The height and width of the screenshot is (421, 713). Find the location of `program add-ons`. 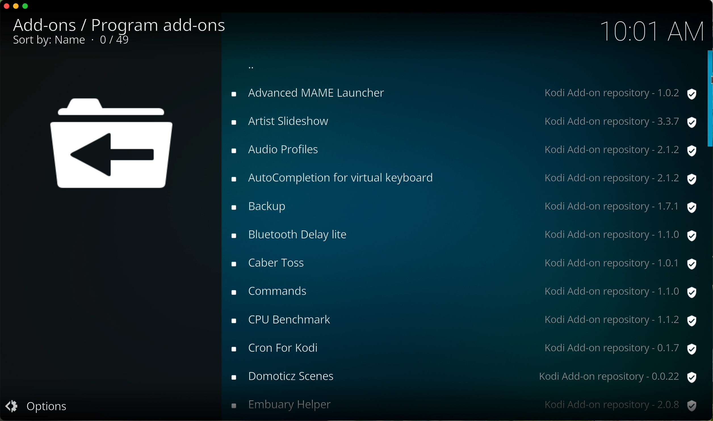

program add-ons is located at coordinates (160, 23).